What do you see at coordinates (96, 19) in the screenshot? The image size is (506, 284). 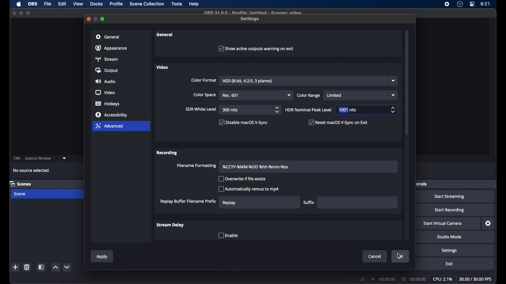 I see `minimize` at bounding box center [96, 19].